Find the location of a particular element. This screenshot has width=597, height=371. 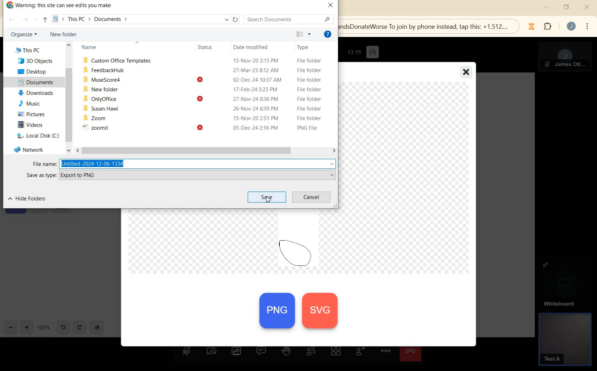

File folder is located at coordinates (310, 118).